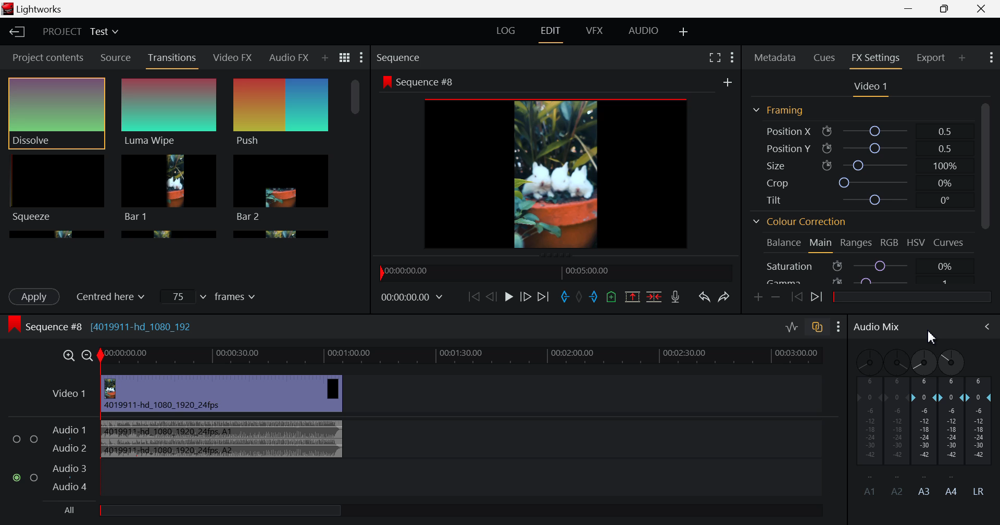  What do you see at coordinates (172, 61) in the screenshot?
I see `Transitions Panel Open` at bounding box center [172, 61].